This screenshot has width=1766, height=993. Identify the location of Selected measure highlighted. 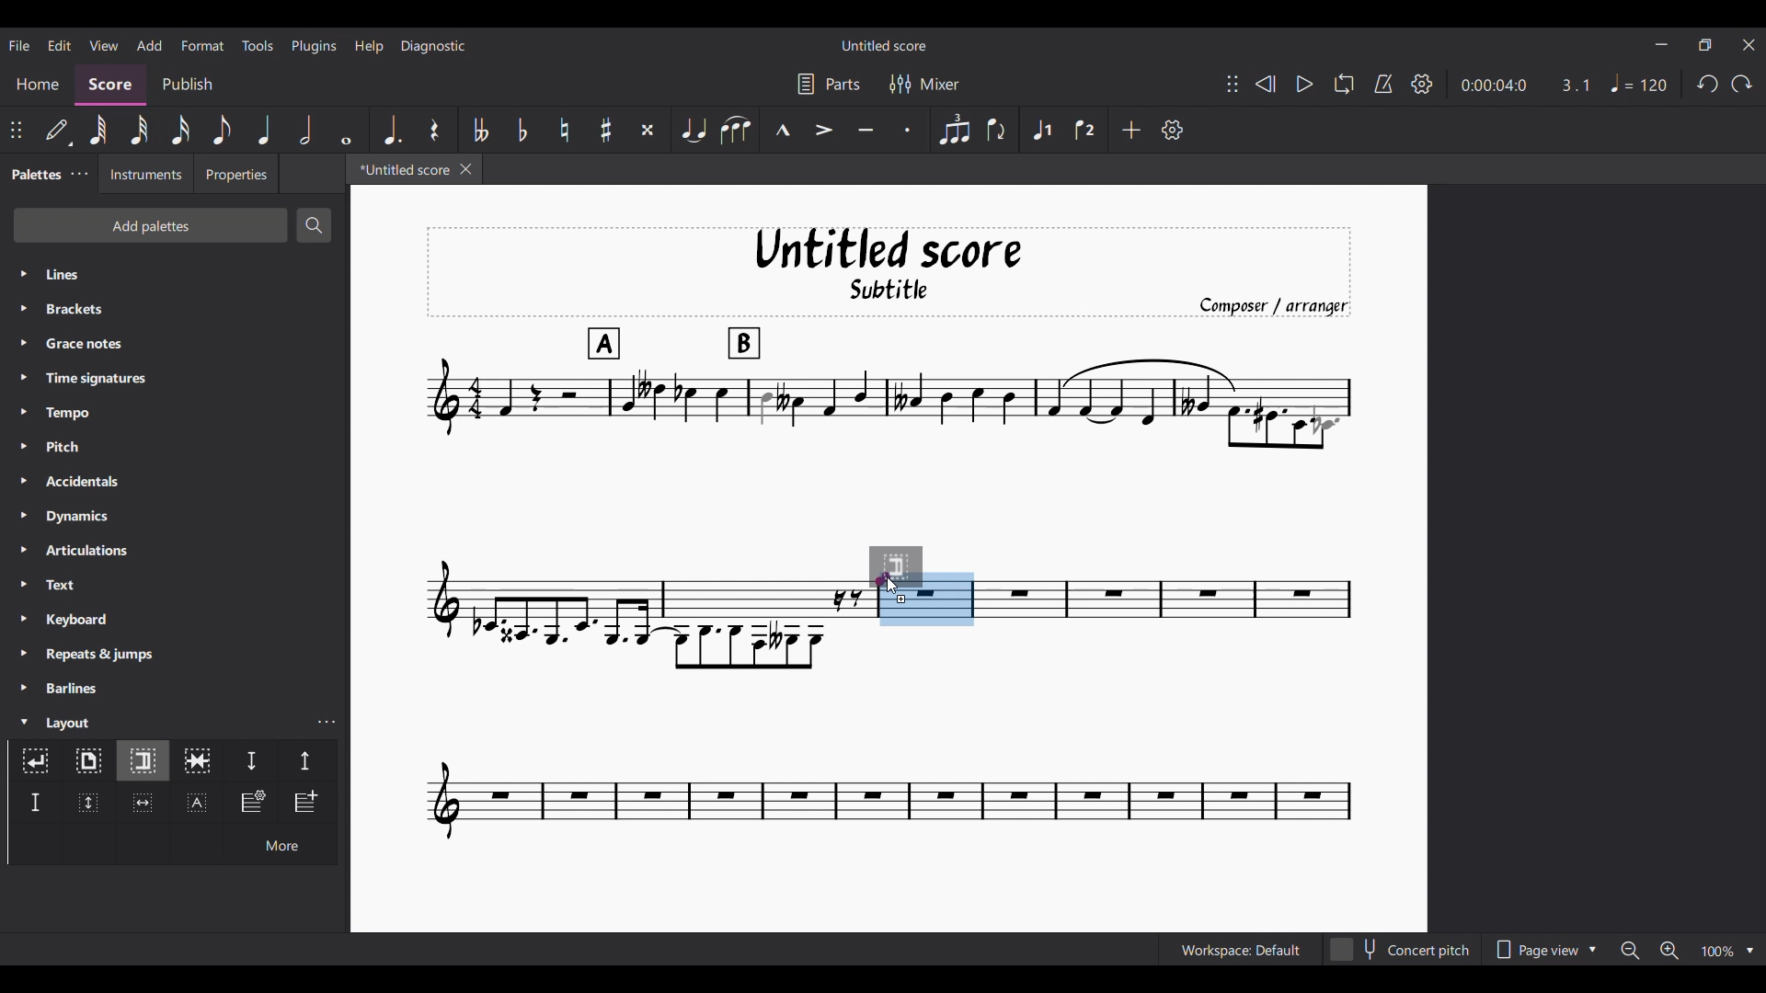
(949, 599).